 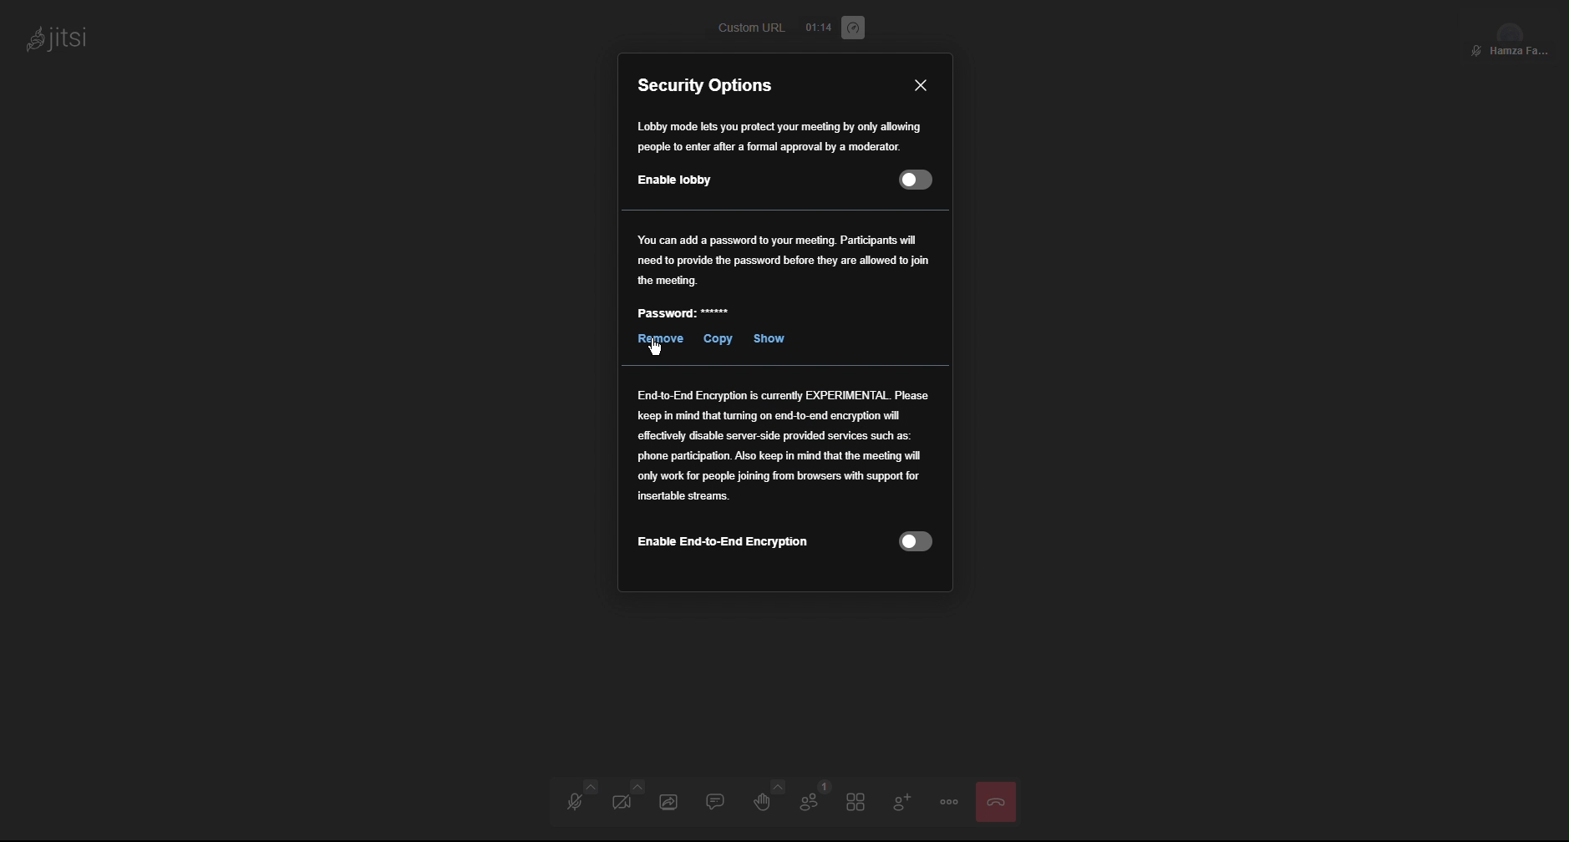 What do you see at coordinates (656, 348) in the screenshot?
I see `Cursor` at bounding box center [656, 348].